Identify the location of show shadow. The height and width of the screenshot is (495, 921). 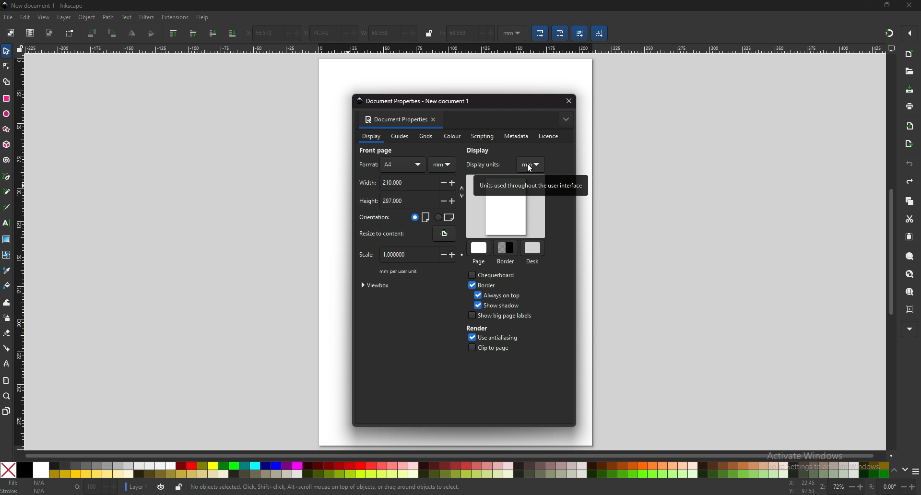
(505, 305).